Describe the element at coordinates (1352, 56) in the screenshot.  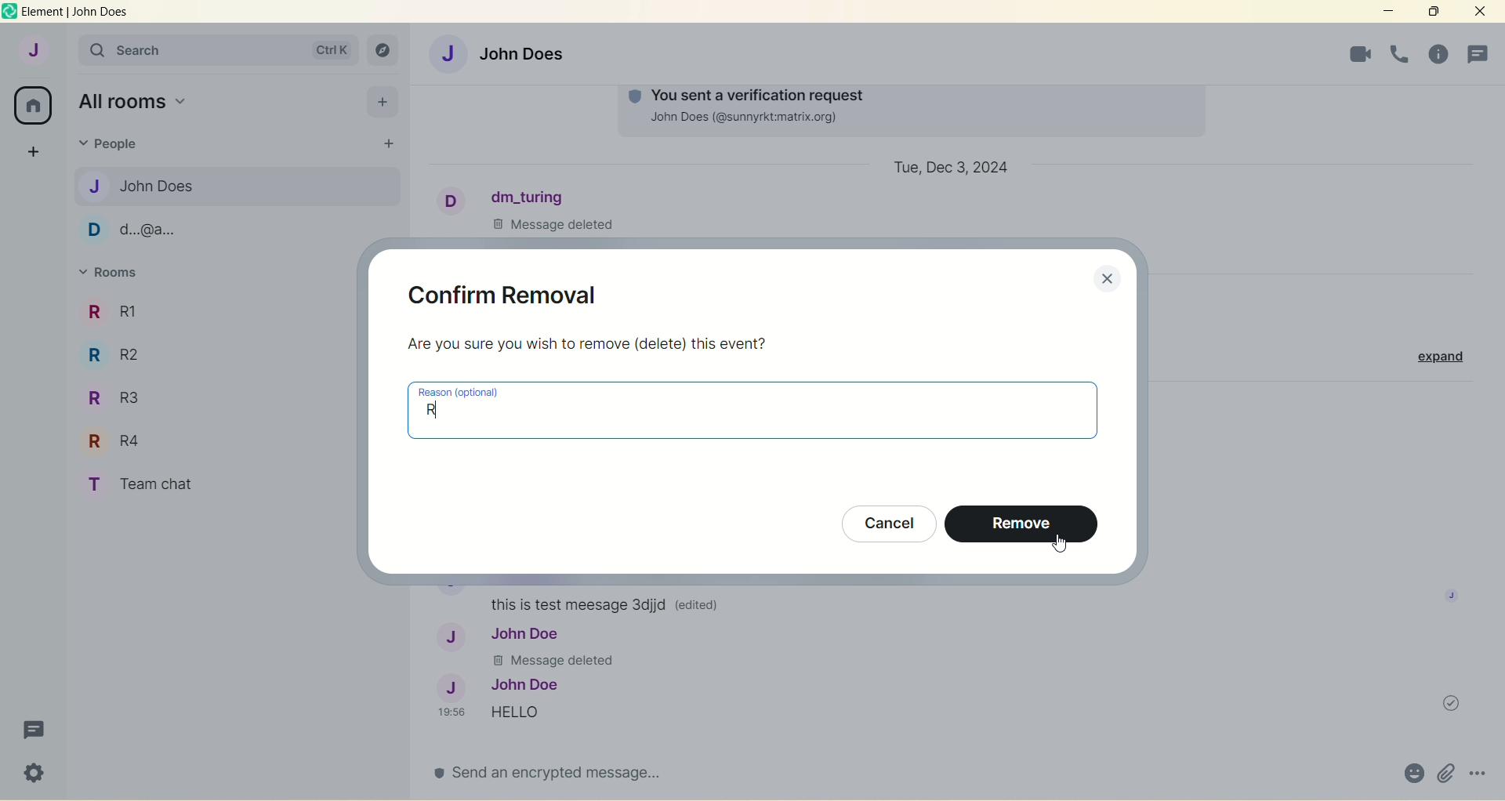
I see `voice call` at that location.